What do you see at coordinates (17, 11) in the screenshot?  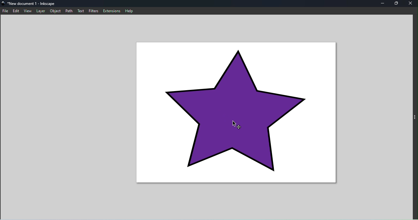 I see `edit` at bounding box center [17, 11].